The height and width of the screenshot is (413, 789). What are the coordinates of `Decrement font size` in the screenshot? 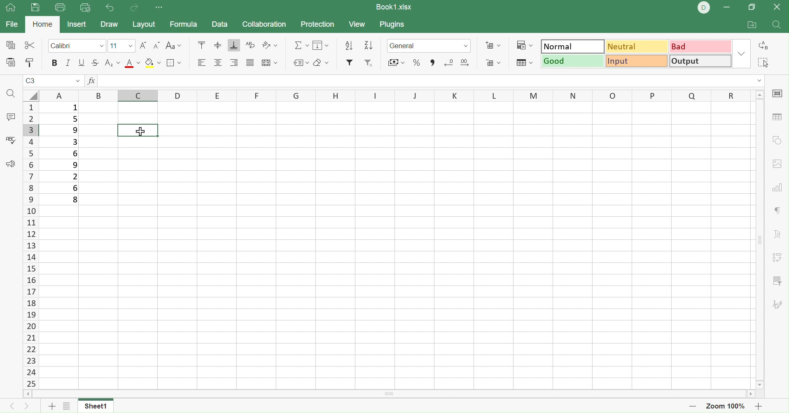 It's located at (156, 45).